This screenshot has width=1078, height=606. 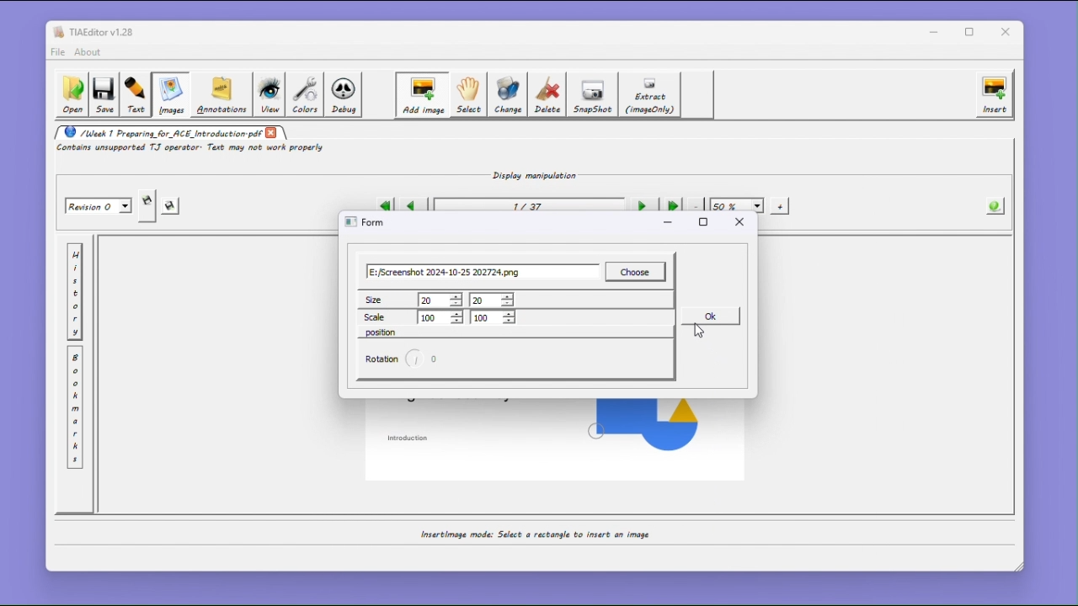 What do you see at coordinates (651, 95) in the screenshot?
I see `Extract (image only)` at bounding box center [651, 95].